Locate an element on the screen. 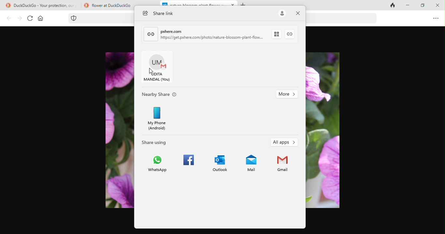 This screenshot has width=445, height=234. close is located at coordinates (299, 13).